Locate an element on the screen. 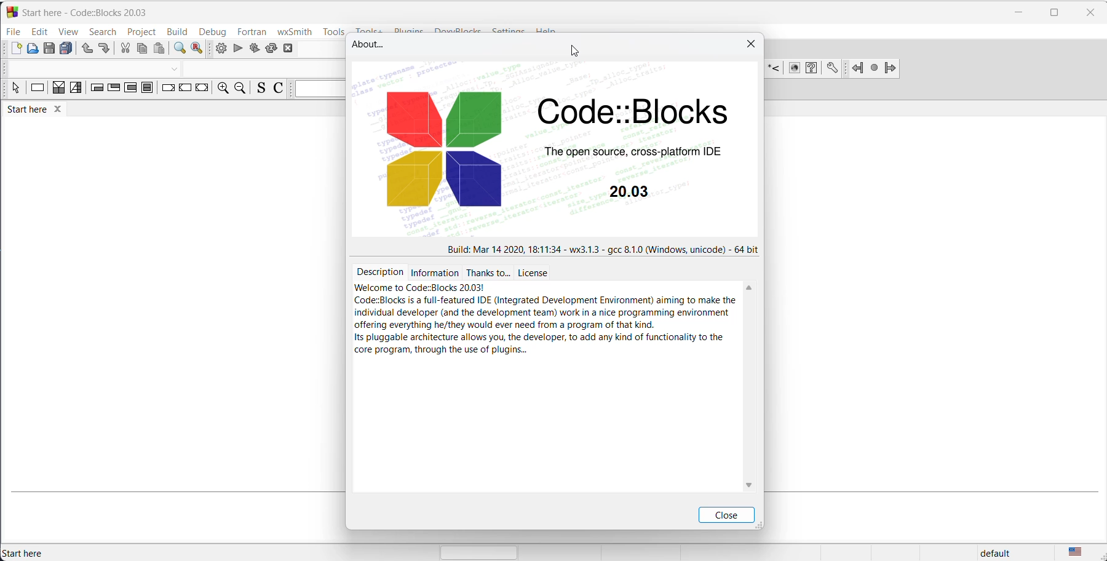 The width and height of the screenshot is (1107, 561). build is located at coordinates (178, 31).